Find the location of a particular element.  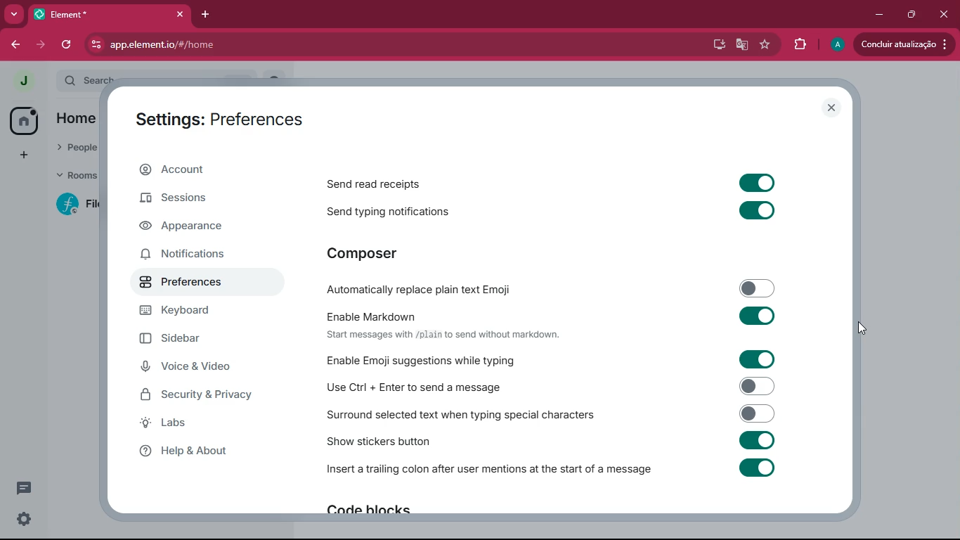

cursor is located at coordinates (863, 328).